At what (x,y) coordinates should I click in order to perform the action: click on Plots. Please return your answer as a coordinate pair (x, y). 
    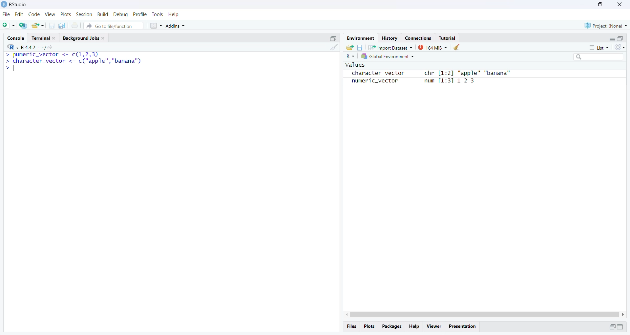
    Looking at the image, I should click on (368, 326).